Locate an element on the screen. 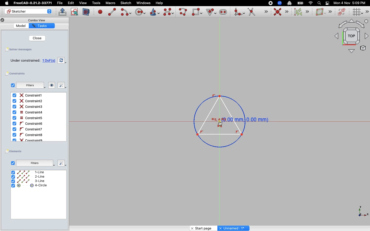 This screenshot has width=370, height=231. 2-Line is located at coordinates (31, 177).